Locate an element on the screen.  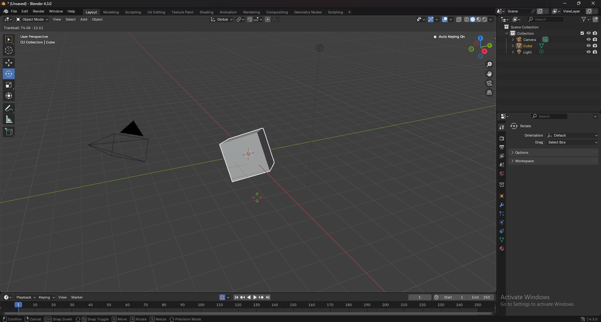
User Perspective (1) Collection | Cube is located at coordinates (38, 40).